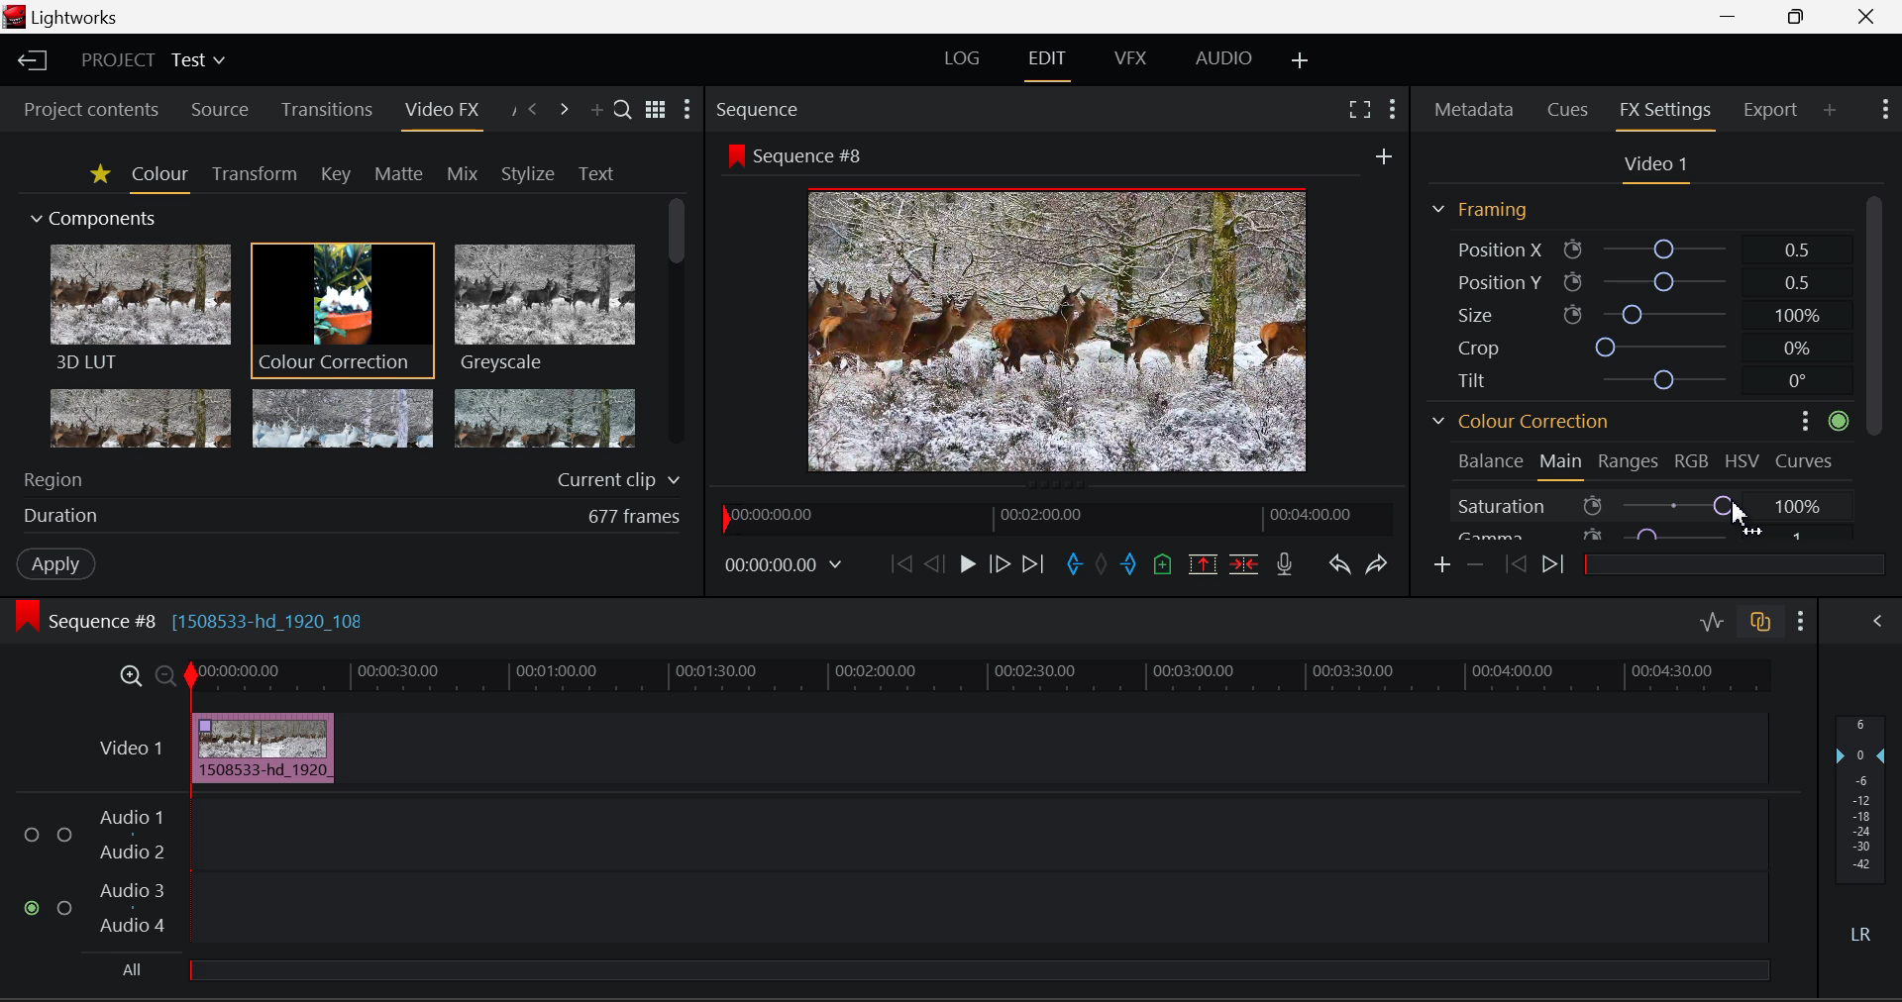 The image size is (1902, 1002). I want to click on VFX, so click(1129, 60).